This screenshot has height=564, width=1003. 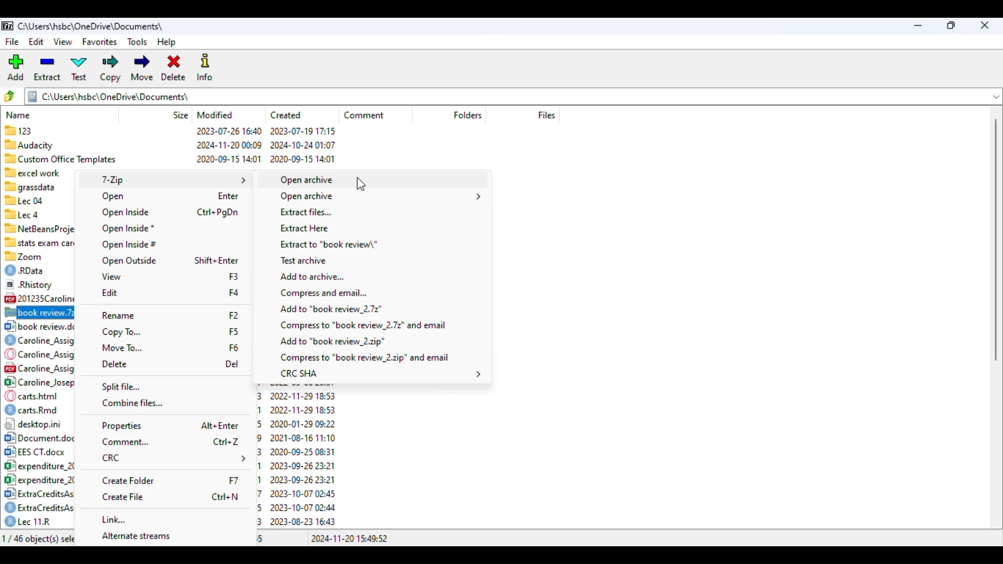 I want to click on minimize, so click(x=919, y=26).